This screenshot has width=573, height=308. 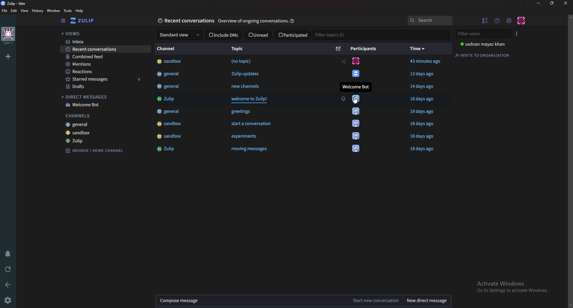 What do you see at coordinates (366, 49) in the screenshot?
I see `Participants` at bounding box center [366, 49].